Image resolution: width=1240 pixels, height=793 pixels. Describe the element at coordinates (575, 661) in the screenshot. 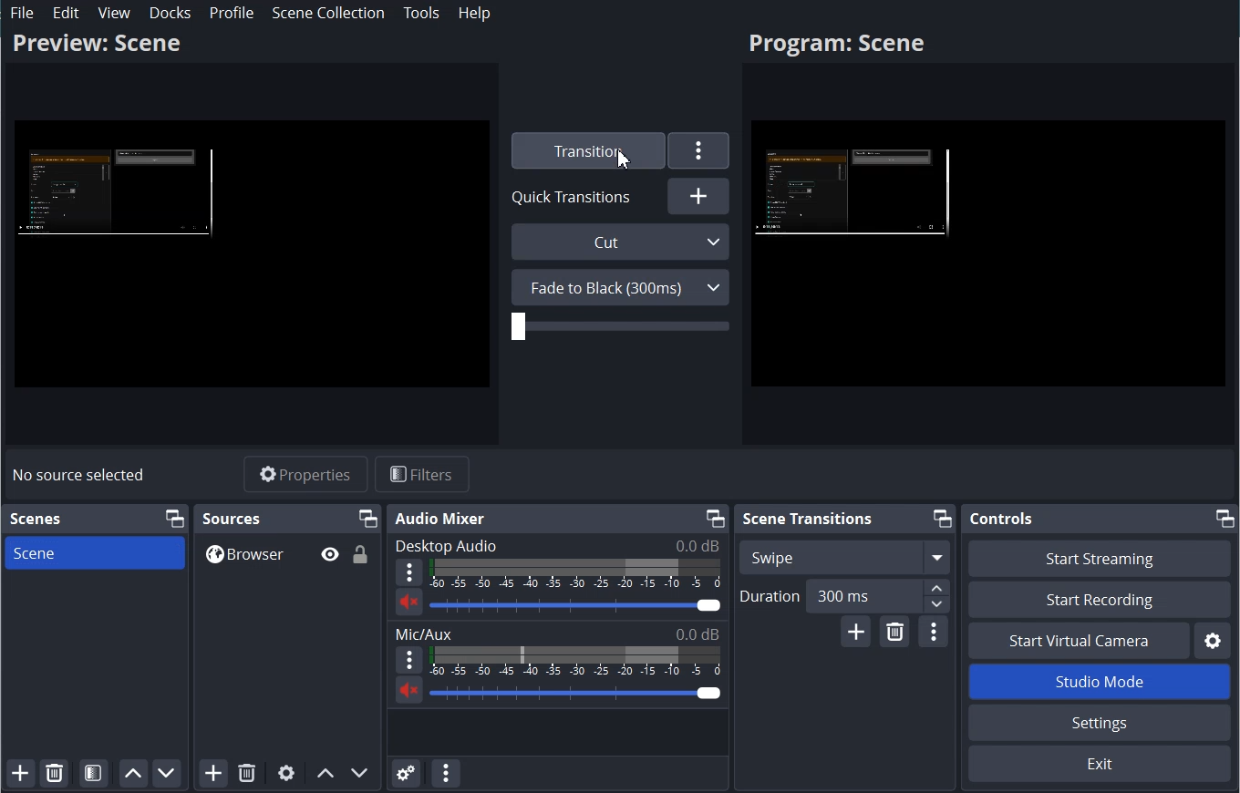

I see `Sound Indicator` at that location.